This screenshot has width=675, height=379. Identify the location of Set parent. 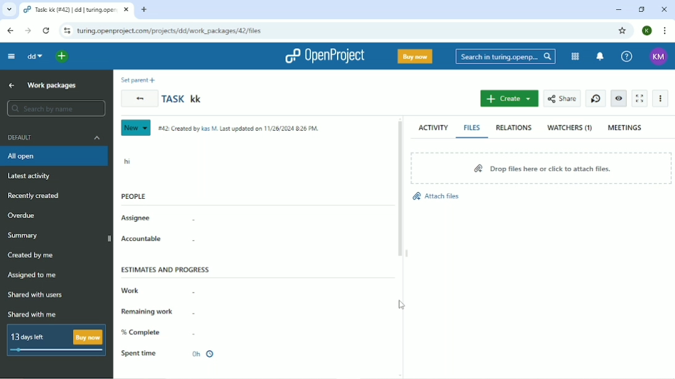
(140, 80).